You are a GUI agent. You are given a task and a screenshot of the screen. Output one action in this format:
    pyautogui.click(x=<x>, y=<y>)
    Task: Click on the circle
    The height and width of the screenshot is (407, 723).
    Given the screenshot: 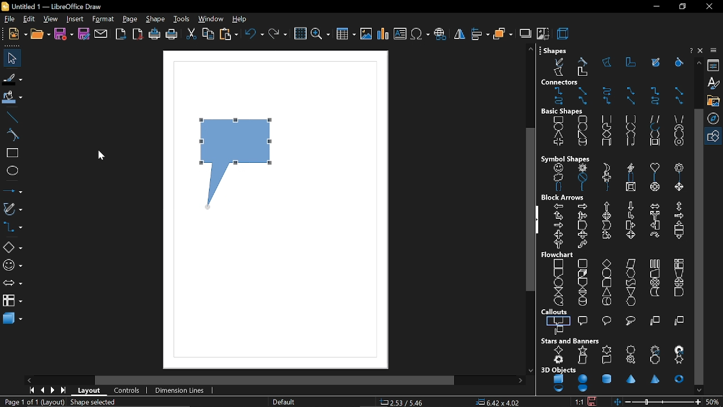 What is the action you would take?
    pyautogui.click(x=583, y=127)
    